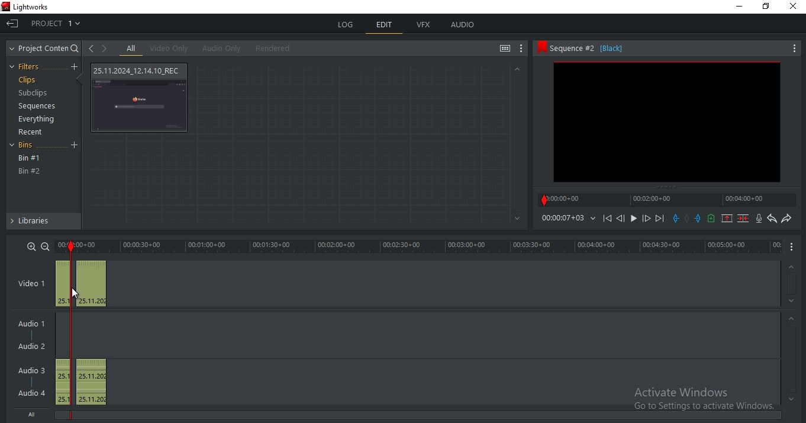 The height and width of the screenshot is (423, 806). I want to click on , so click(104, 49).